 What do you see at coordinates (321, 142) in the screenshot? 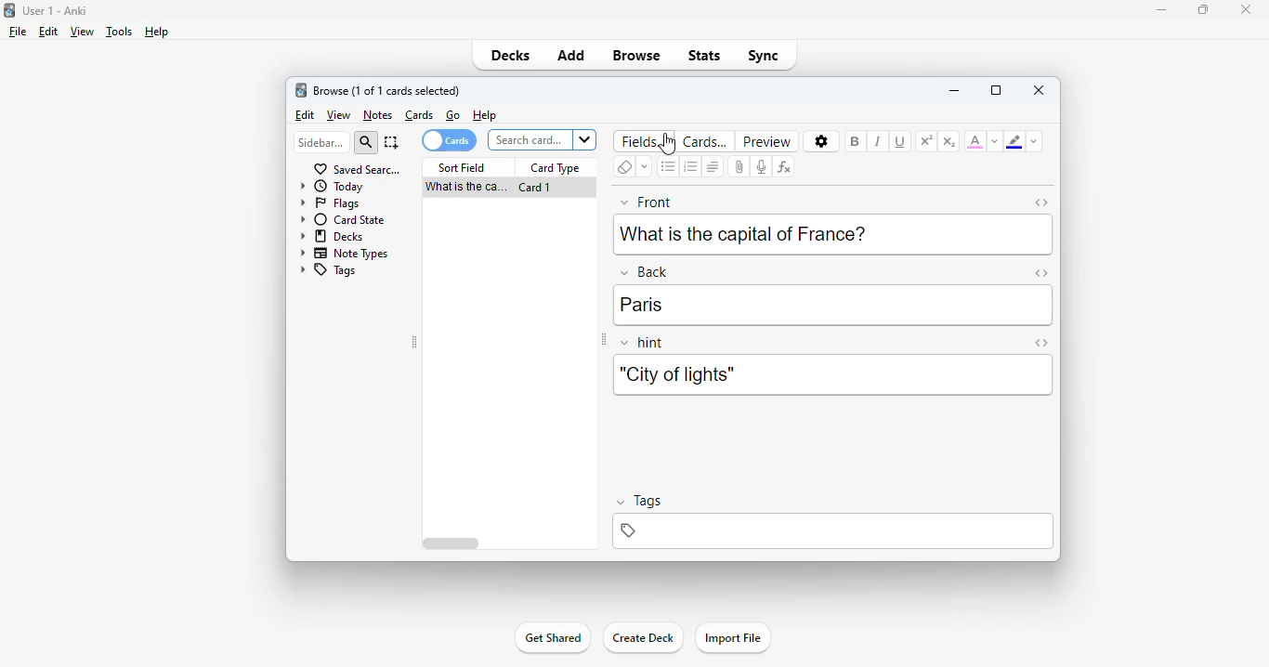
I see `sidebar filter` at bounding box center [321, 142].